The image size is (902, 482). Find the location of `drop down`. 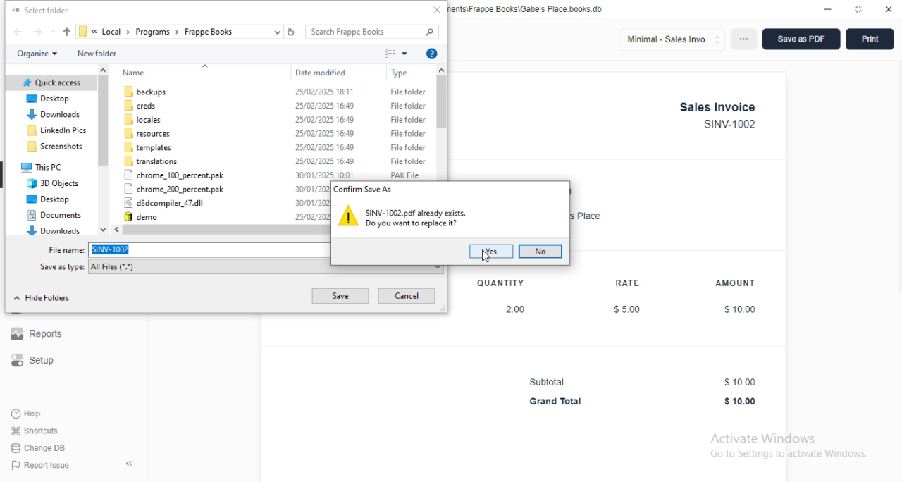

drop down is located at coordinates (239, 32).